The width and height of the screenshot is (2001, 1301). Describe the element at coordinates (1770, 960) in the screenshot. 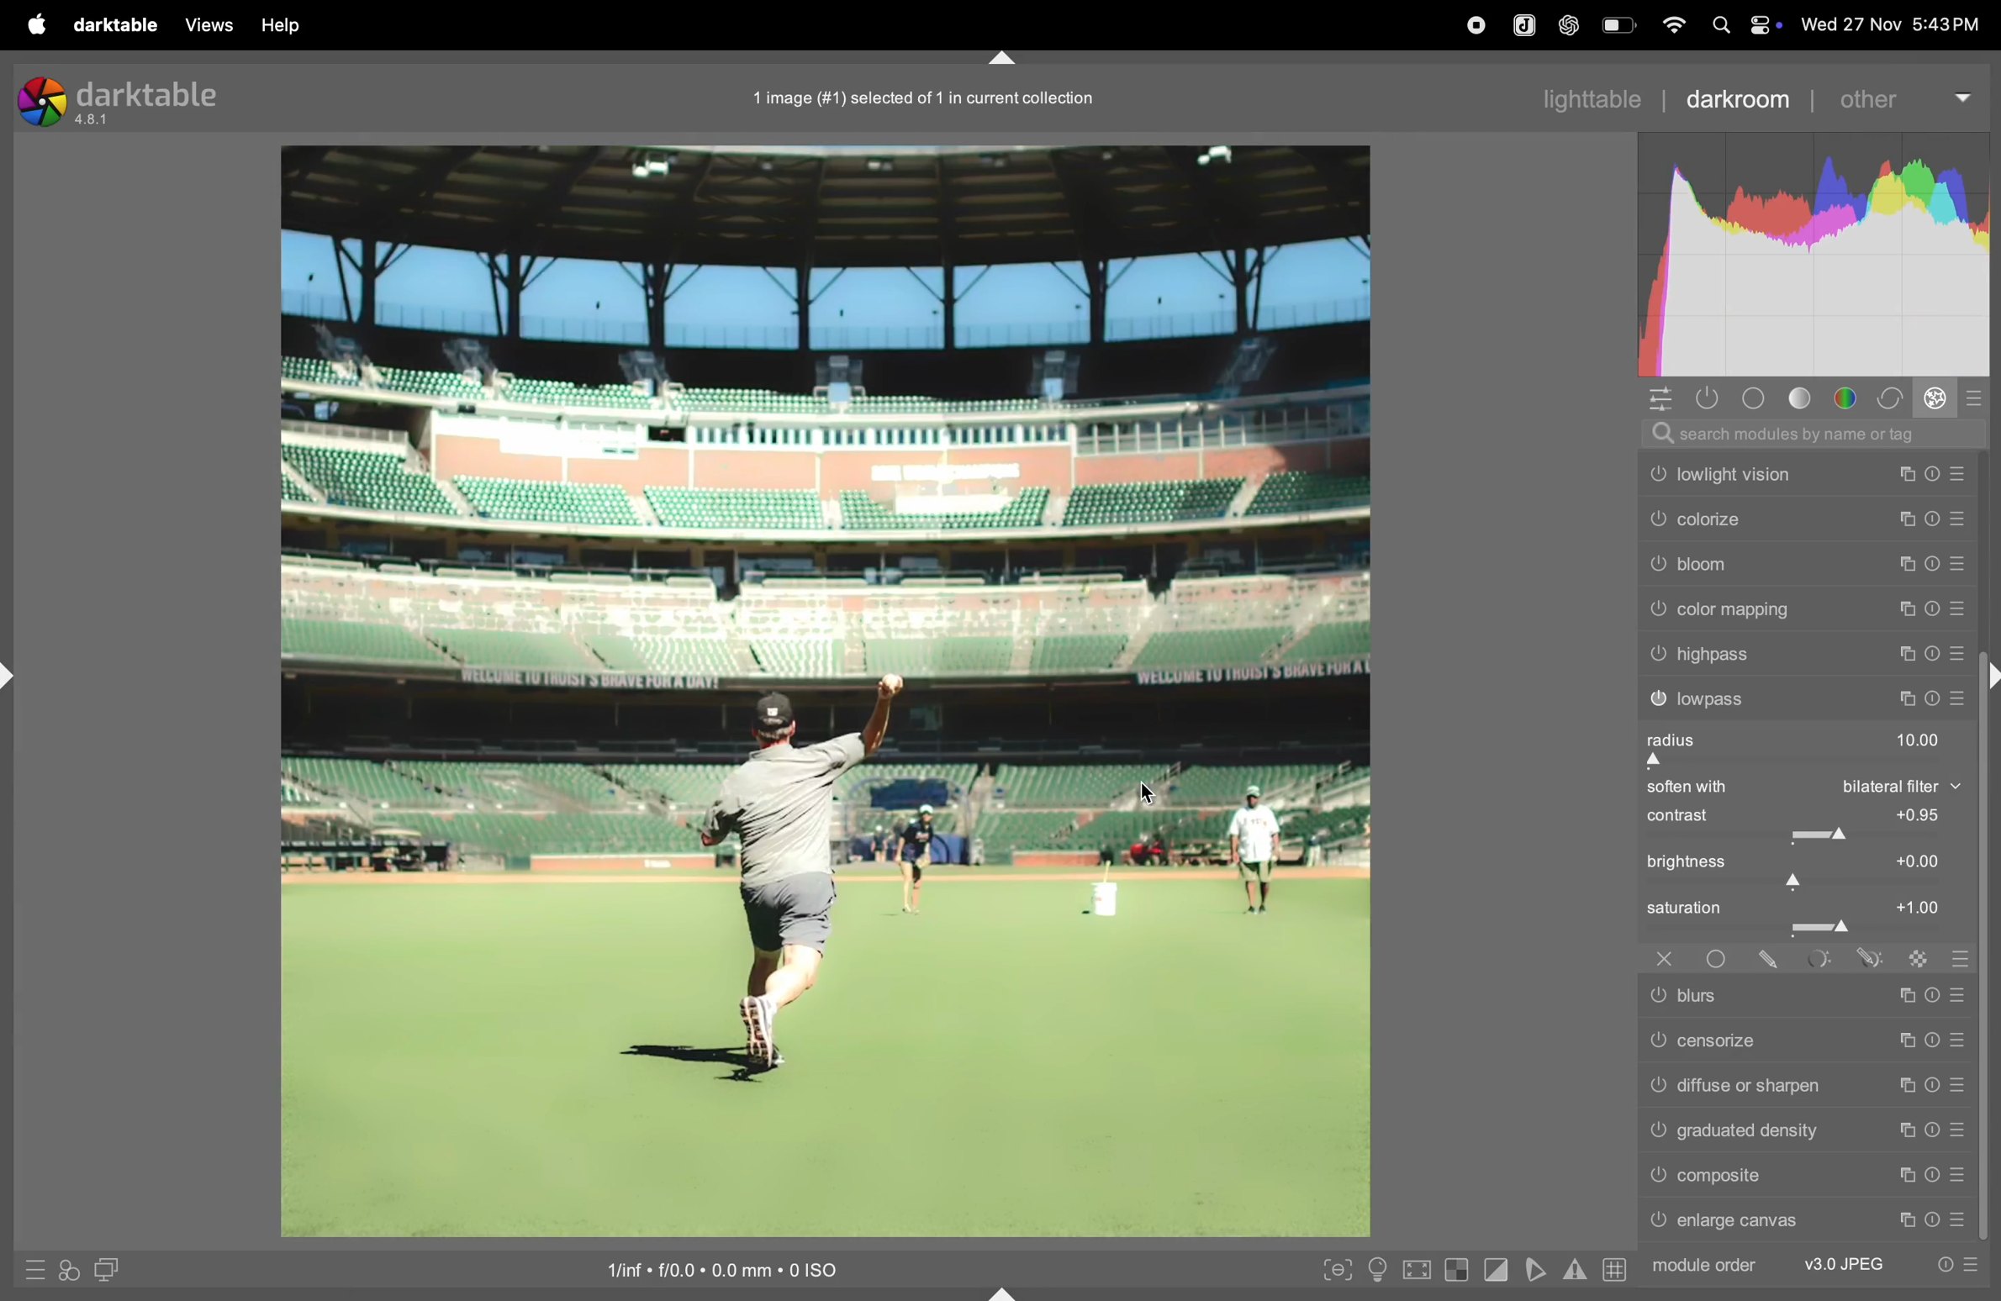

I see `drawn mask` at that location.